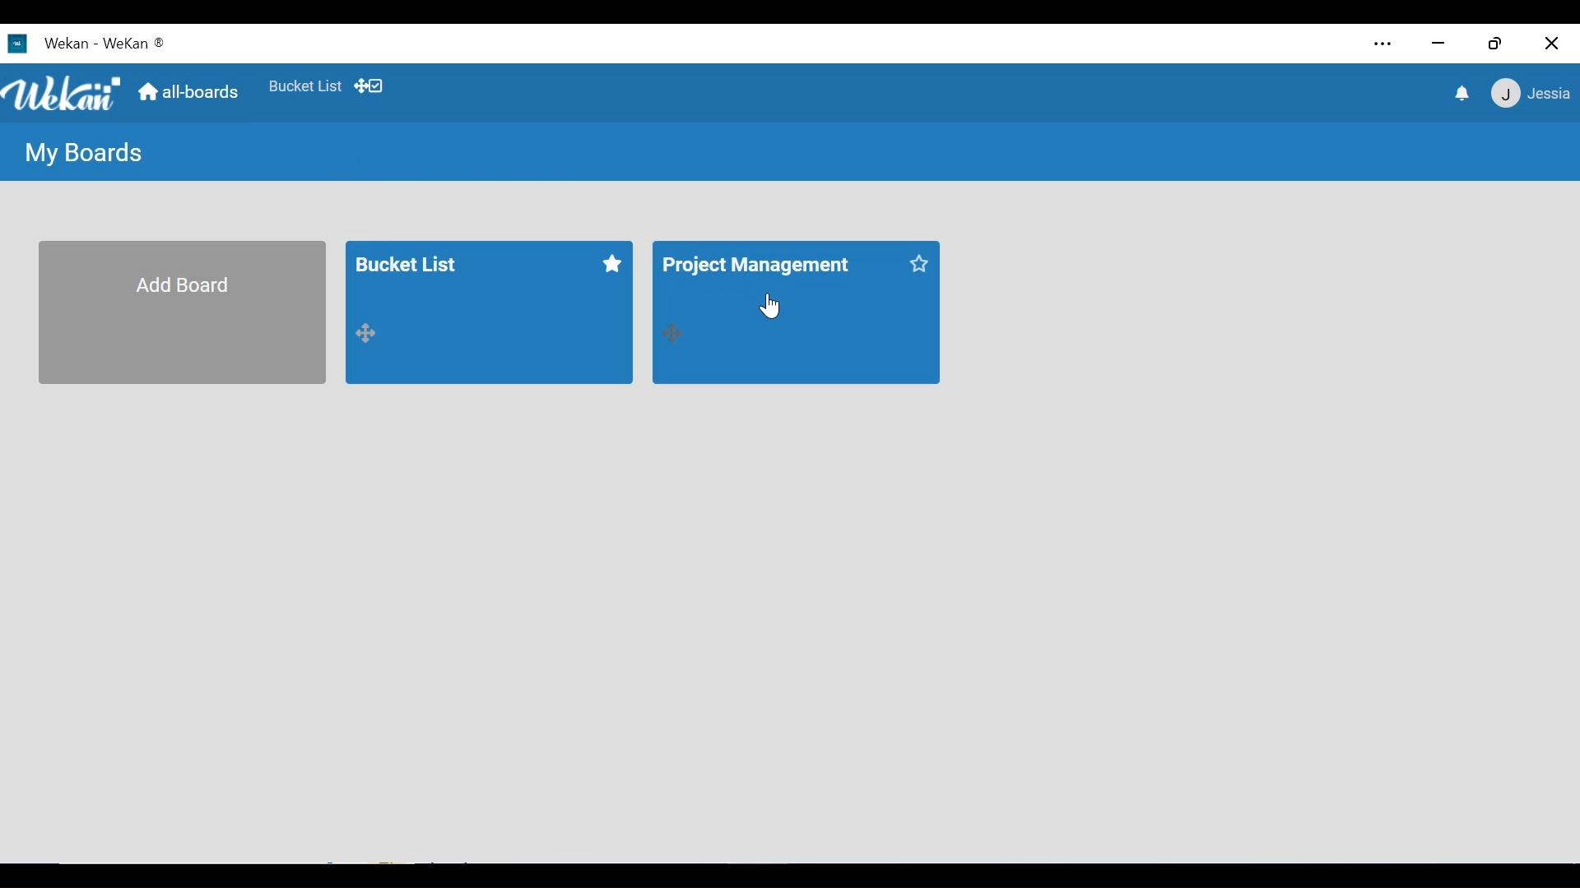 This screenshot has width=1580, height=888. I want to click on member menu, so click(1530, 93).